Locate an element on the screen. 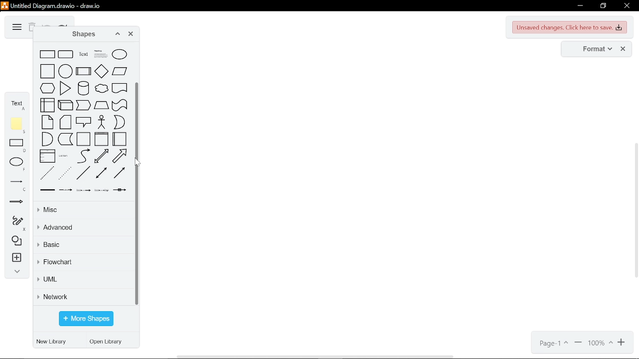 This screenshot has height=359, width=639. close is located at coordinates (626, 6).